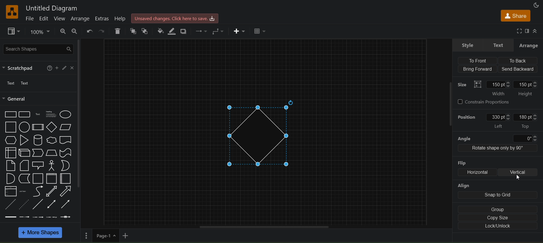 This screenshot has height=243, width=543. Describe the element at coordinates (23, 165) in the screenshot. I see `card` at that location.